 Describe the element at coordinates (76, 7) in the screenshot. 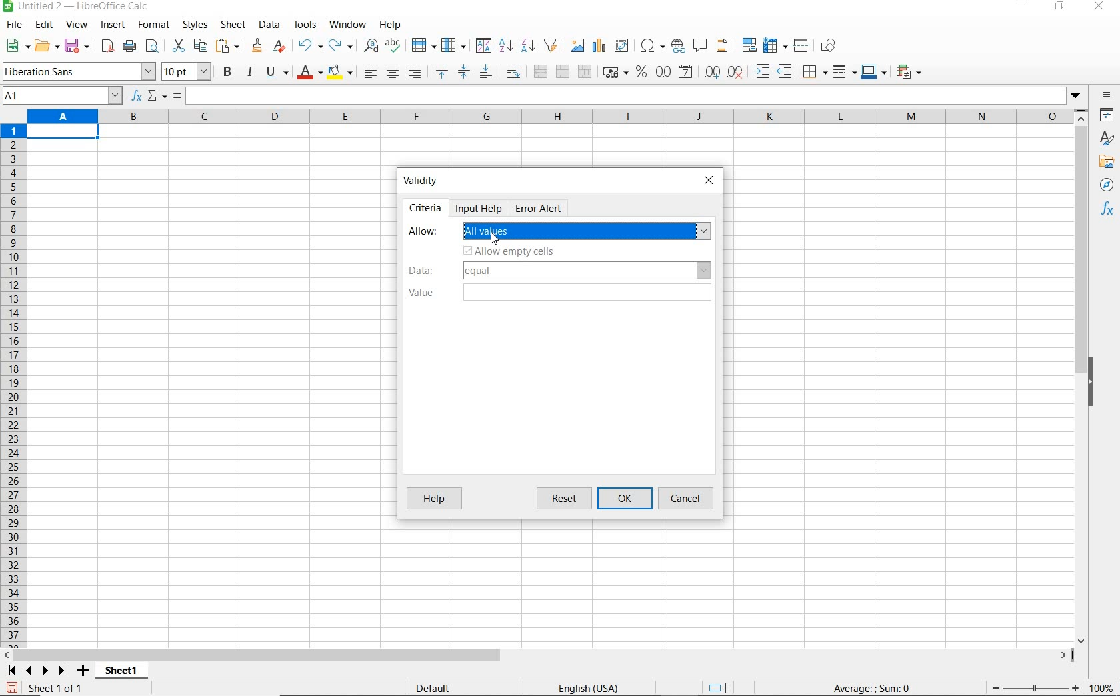

I see `file name` at that location.